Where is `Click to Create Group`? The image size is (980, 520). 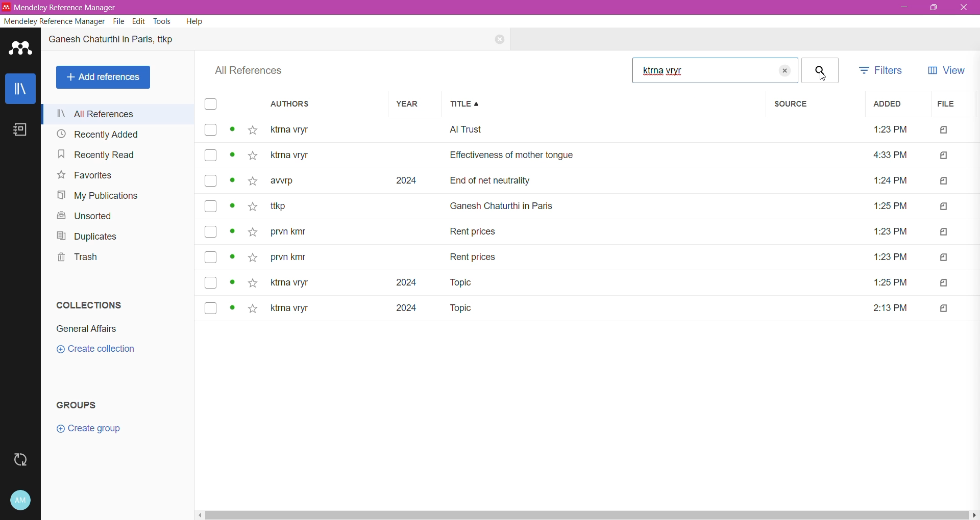 Click to Create Group is located at coordinates (88, 431).